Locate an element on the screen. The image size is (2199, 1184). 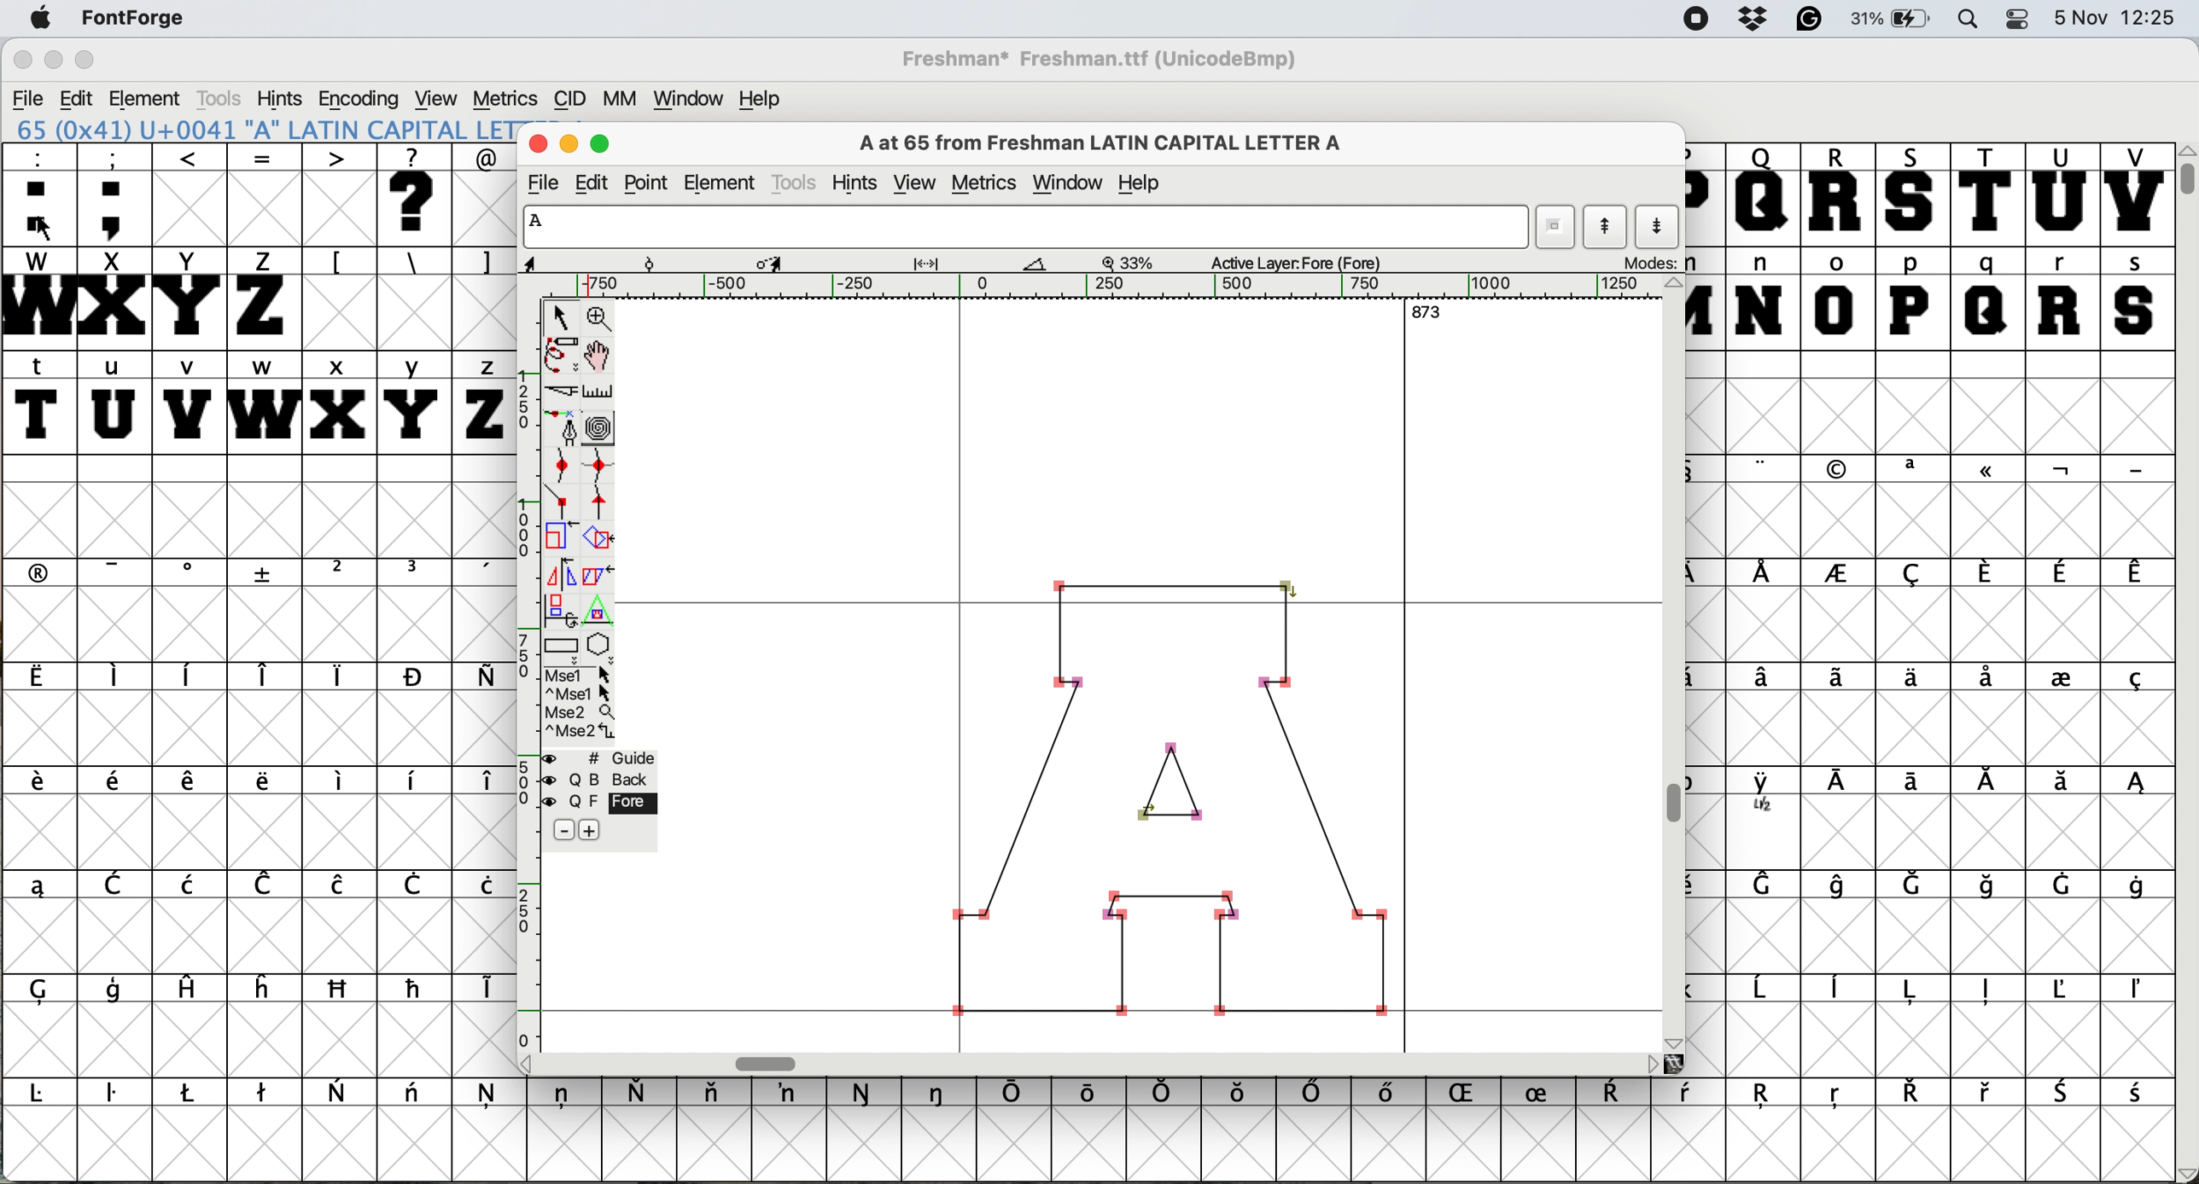
glyph details is located at coordinates (788, 261).